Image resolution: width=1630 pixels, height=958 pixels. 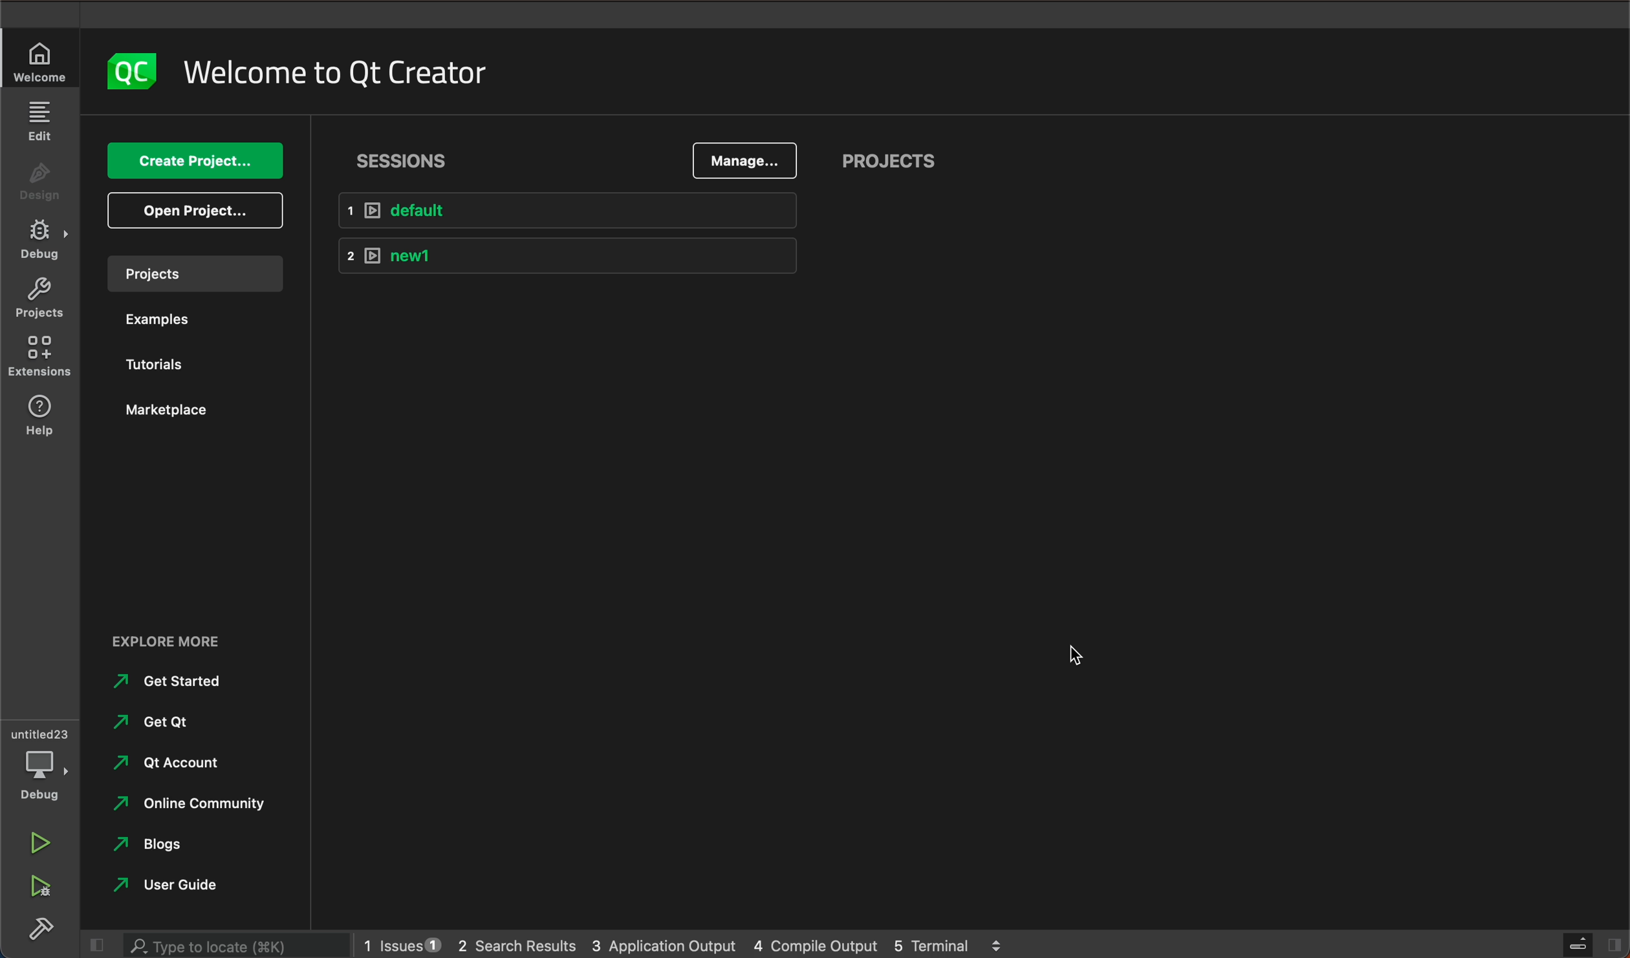 What do you see at coordinates (162, 367) in the screenshot?
I see `tutorials` at bounding box center [162, 367].